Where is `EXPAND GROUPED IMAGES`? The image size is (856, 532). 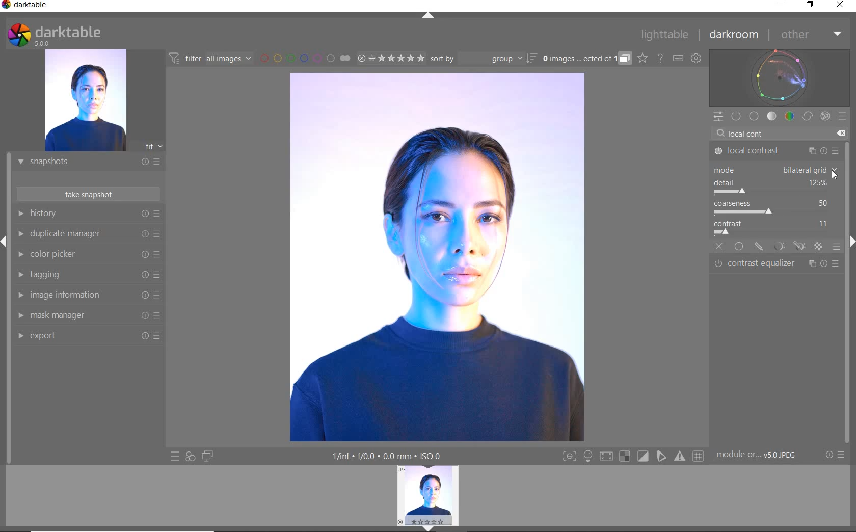
EXPAND GROUPED IMAGES is located at coordinates (586, 59).